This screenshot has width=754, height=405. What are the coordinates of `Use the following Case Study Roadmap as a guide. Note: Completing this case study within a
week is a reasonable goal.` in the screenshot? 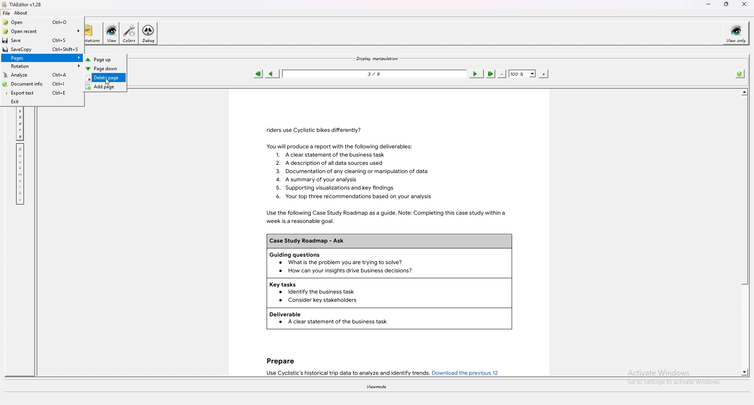 It's located at (383, 217).